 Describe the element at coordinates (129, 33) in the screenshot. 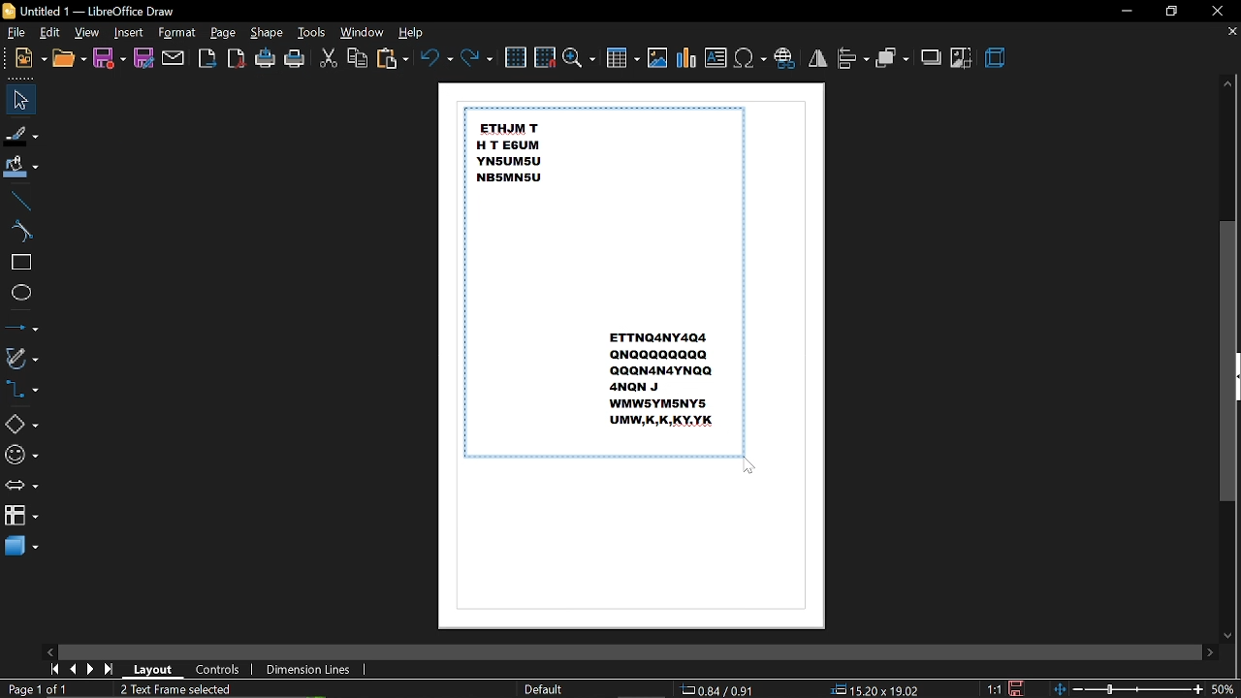

I see `insert` at that location.